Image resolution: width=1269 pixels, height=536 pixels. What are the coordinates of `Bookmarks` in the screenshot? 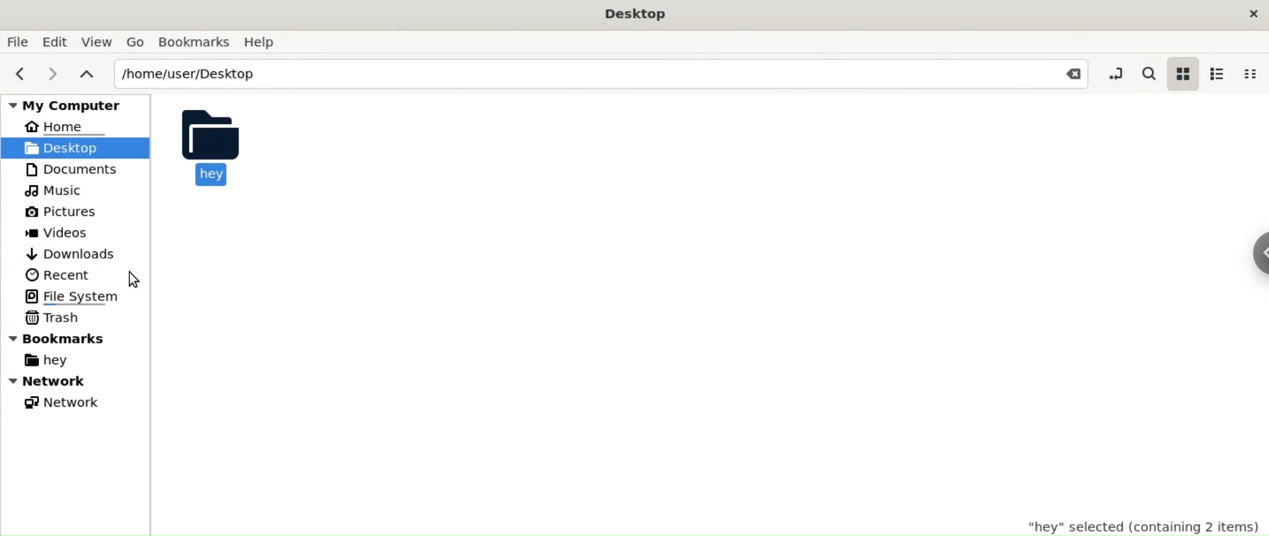 It's located at (195, 41).